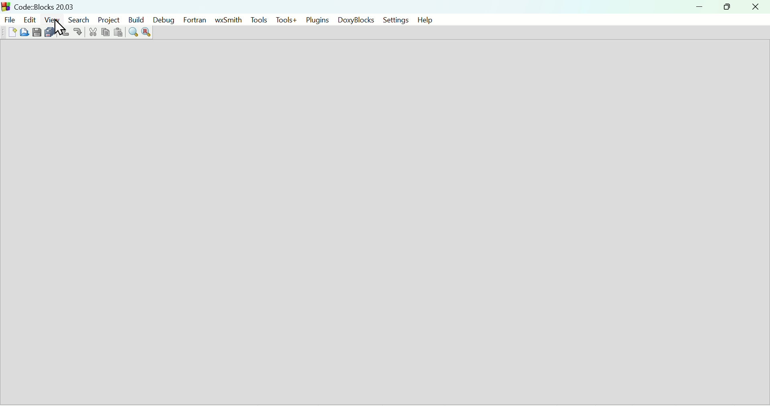 Image resolution: width=770 pixels, height=406 pixels. Describe the element at coordinates (195, 20) in the screenshot. I see `Fortran` at that location.